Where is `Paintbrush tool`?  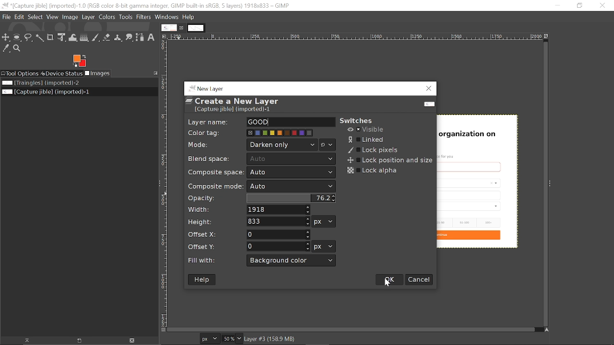
Paintbrush tool is located at coordinates (95, 38).